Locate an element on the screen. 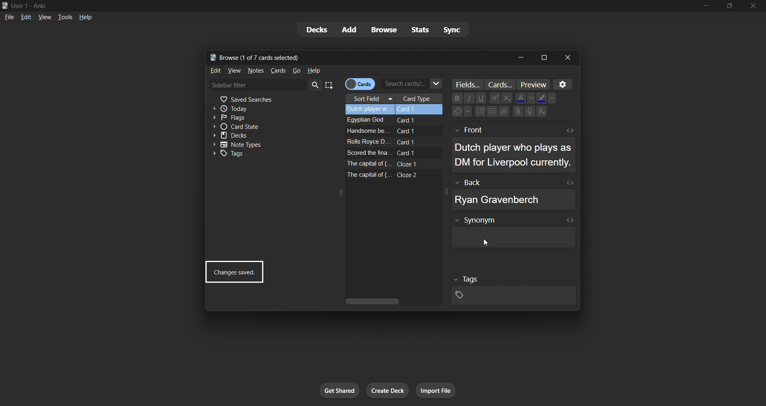  selected card synonym data is located at coordinates (513, 233).